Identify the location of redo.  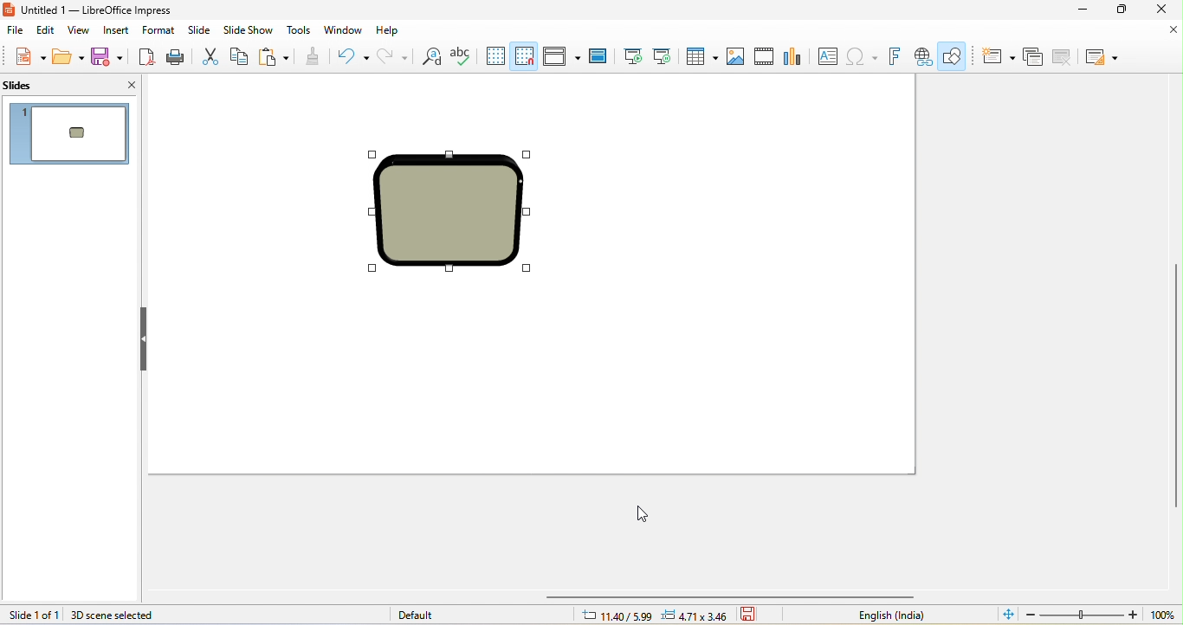
(390, 55).